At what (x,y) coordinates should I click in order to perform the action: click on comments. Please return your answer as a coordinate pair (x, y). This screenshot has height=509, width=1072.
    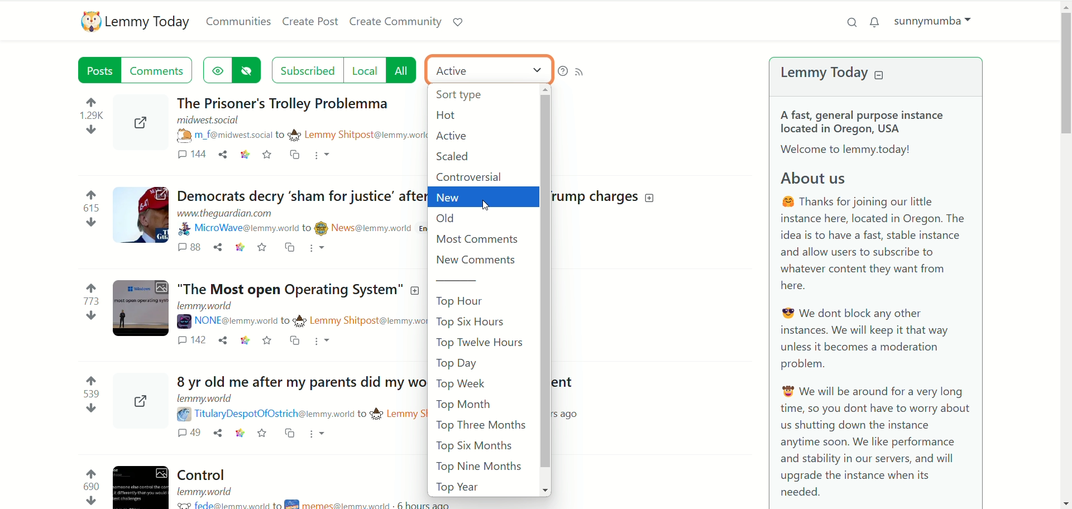
    Looking at the image, I should click on (191, 342).